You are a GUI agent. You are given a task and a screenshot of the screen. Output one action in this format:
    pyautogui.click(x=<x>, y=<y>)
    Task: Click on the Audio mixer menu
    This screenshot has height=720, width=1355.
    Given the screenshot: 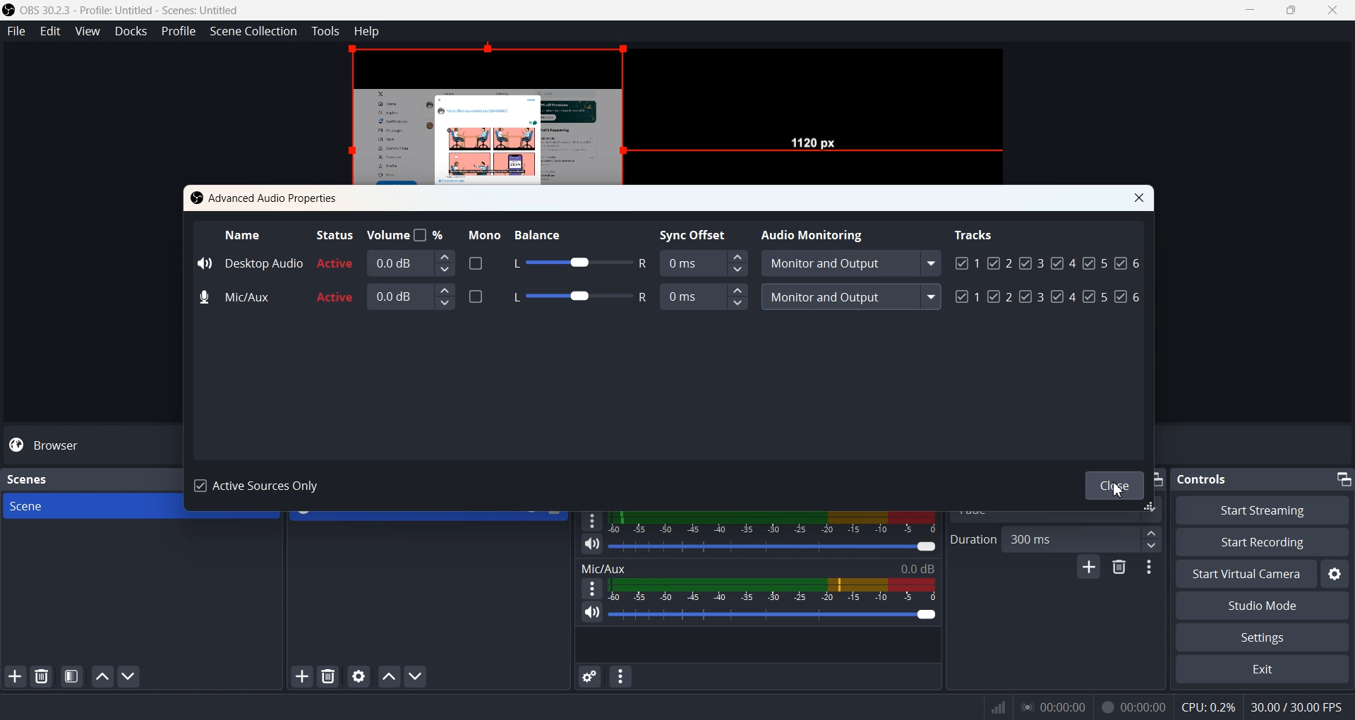 What is the action you would take?
    pyautogui.click(x=622, y=676)
    